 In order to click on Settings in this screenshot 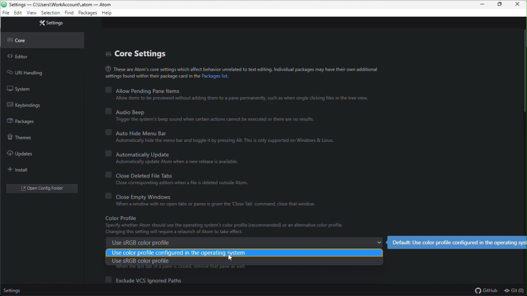, I will do `click(12, 291)`.